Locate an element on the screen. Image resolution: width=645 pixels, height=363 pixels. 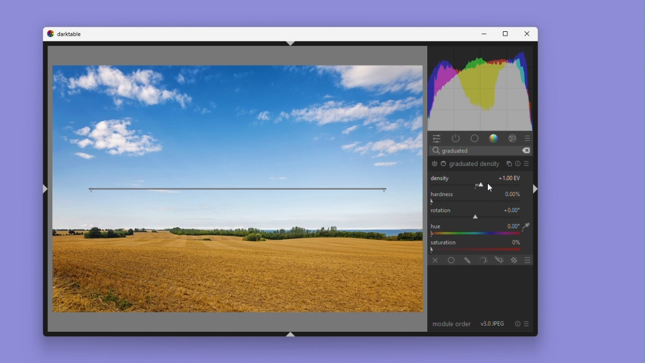
graduated density is located at coordinates (434, 163).